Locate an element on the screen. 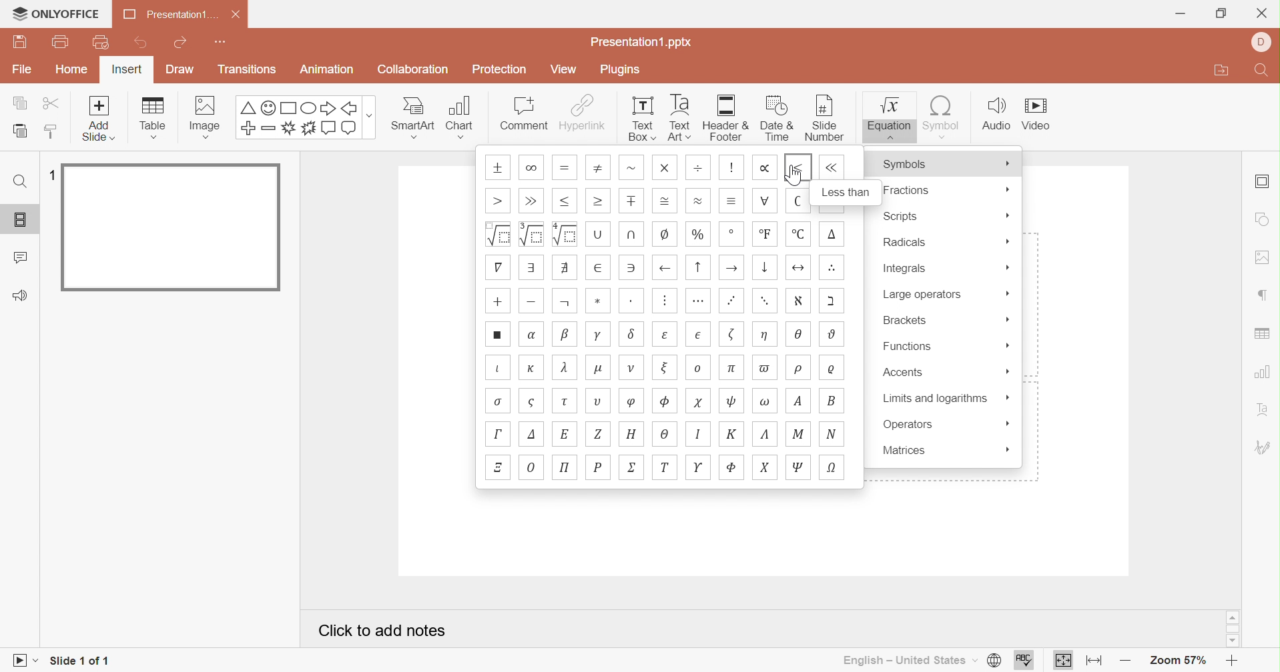 The image size is (1280, 672). Presentation.pptx is located at coordinates (645, 42).